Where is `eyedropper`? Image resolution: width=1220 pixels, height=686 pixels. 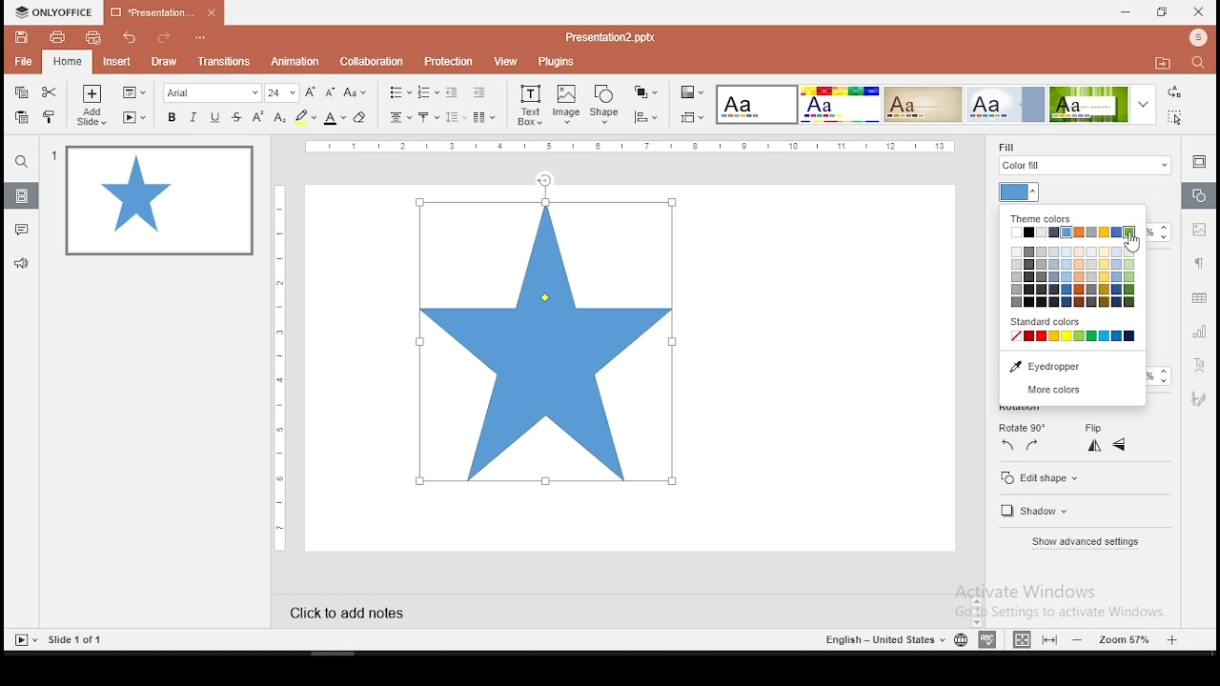
eyedropper is located at coordinates (1073, 366).